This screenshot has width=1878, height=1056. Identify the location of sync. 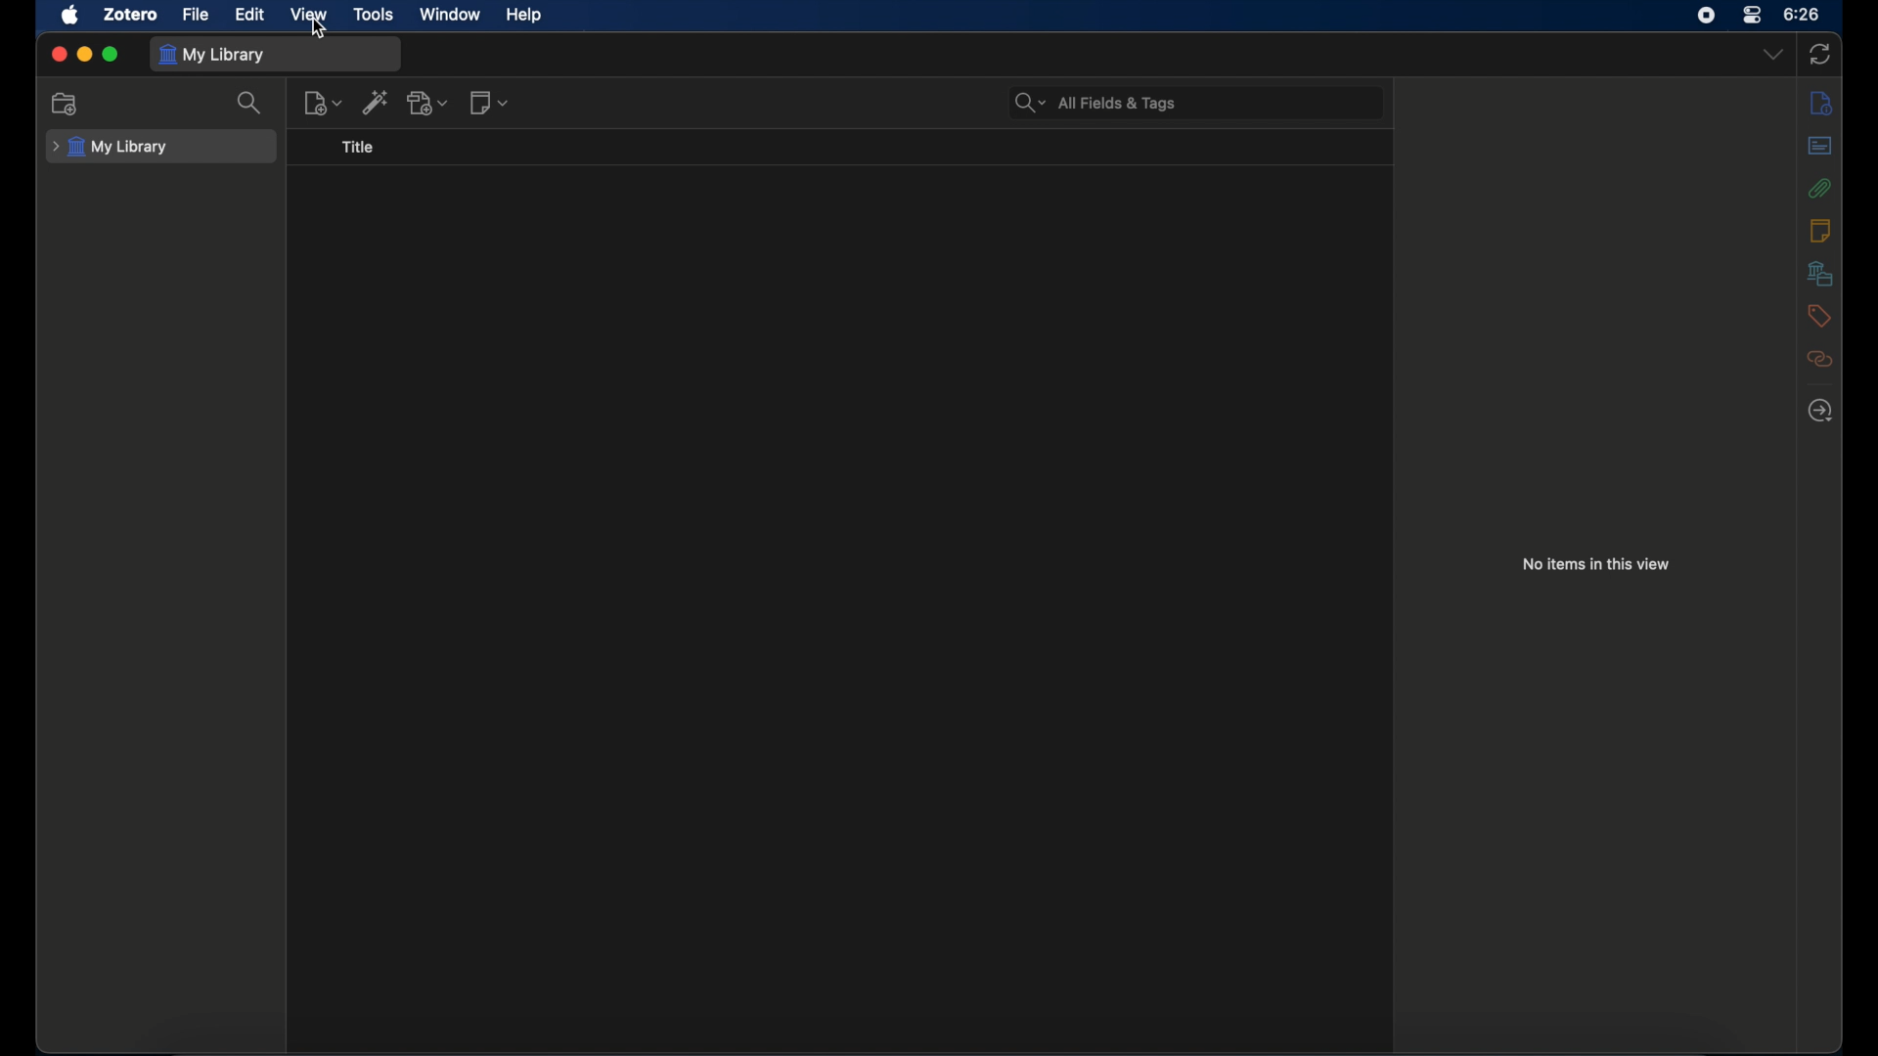
(1823, 54).